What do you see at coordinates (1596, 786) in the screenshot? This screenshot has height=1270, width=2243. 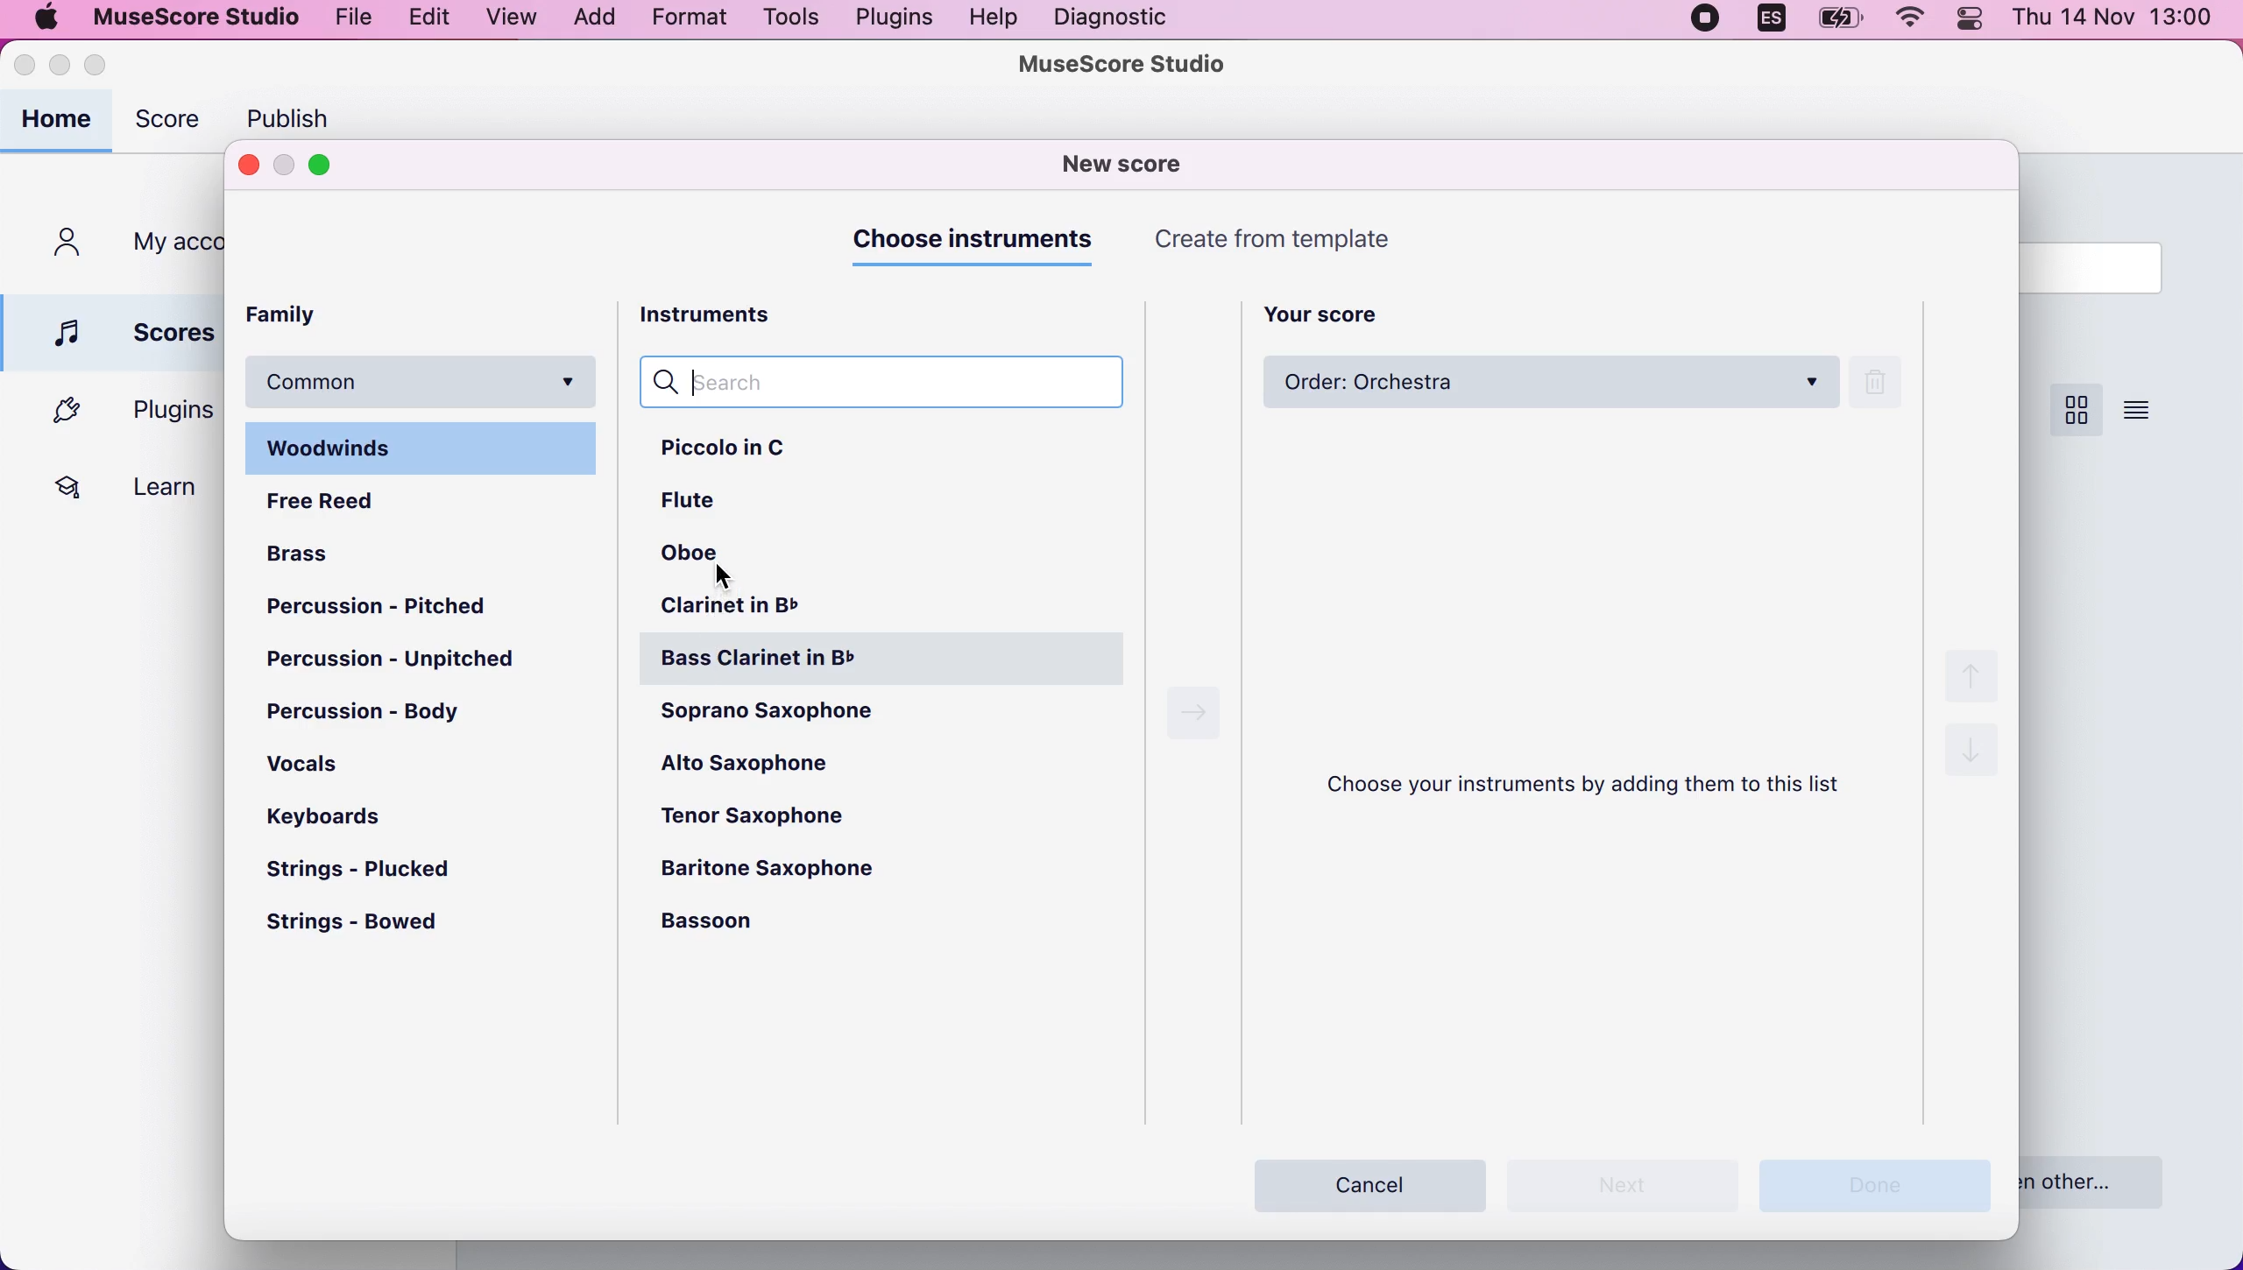 I see `choose your instruments by adding them to the list` at bounding box center [1596, 786].